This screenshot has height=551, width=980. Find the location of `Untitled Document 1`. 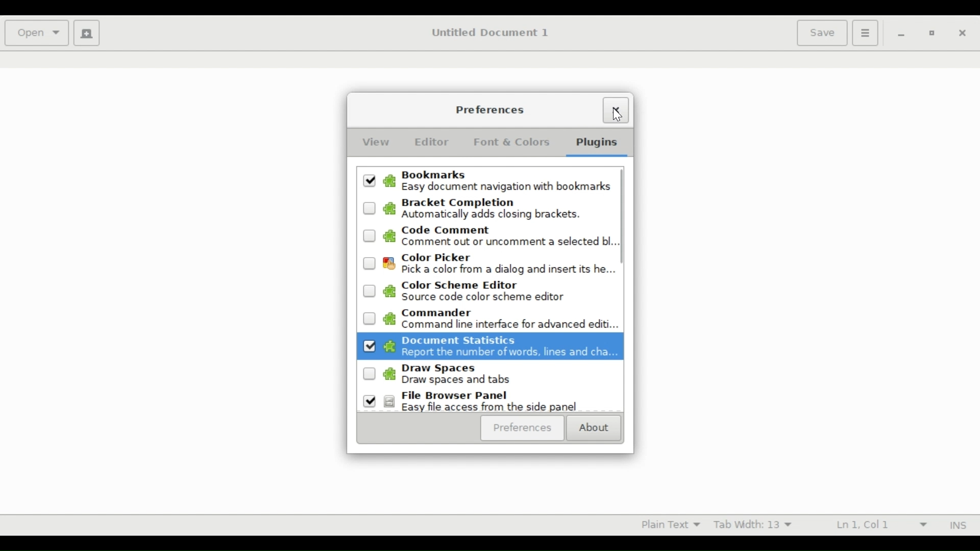

Untitled Document 1 is located at coordinates (492, 33).